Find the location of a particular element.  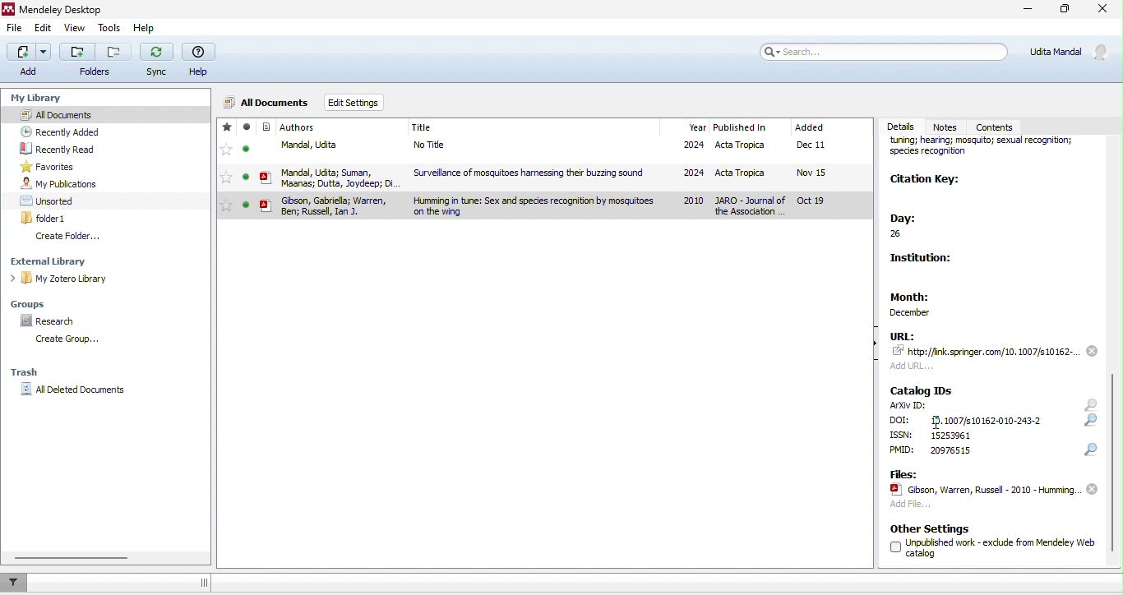

add is located at coordinates (916, 365).